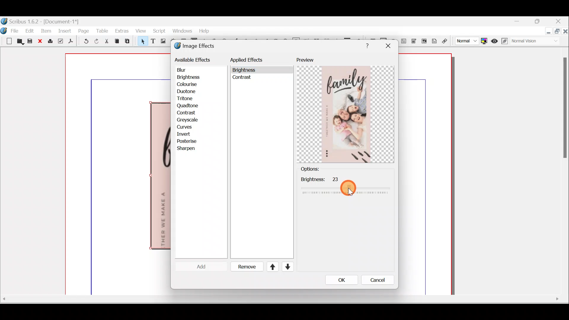 Image resolution: width=569 pixels, height=320 pixels. Describe the element at coordinates (197, 266) in the screenshot. I see `Cursor` at that location.